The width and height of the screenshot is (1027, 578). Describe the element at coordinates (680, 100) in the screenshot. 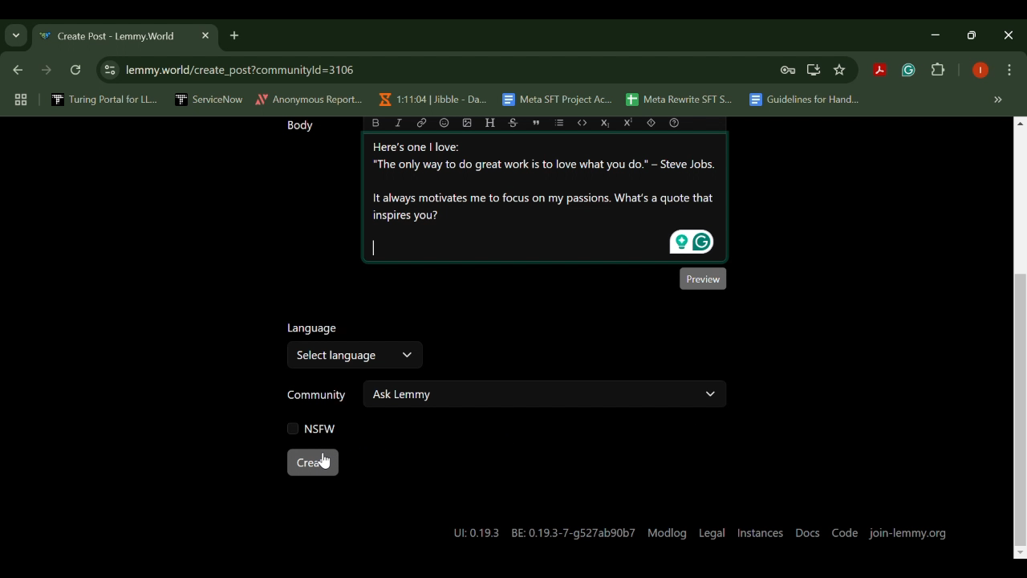

I see `Meta Rewrite SFT S...` at that location.